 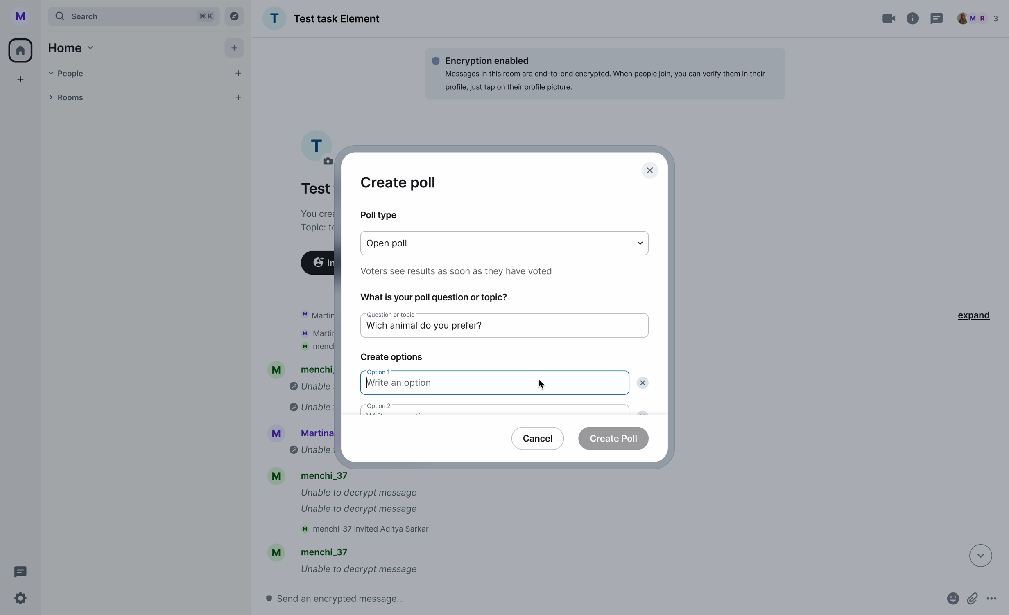 I want to click on video call, so click(x=890, y=18).